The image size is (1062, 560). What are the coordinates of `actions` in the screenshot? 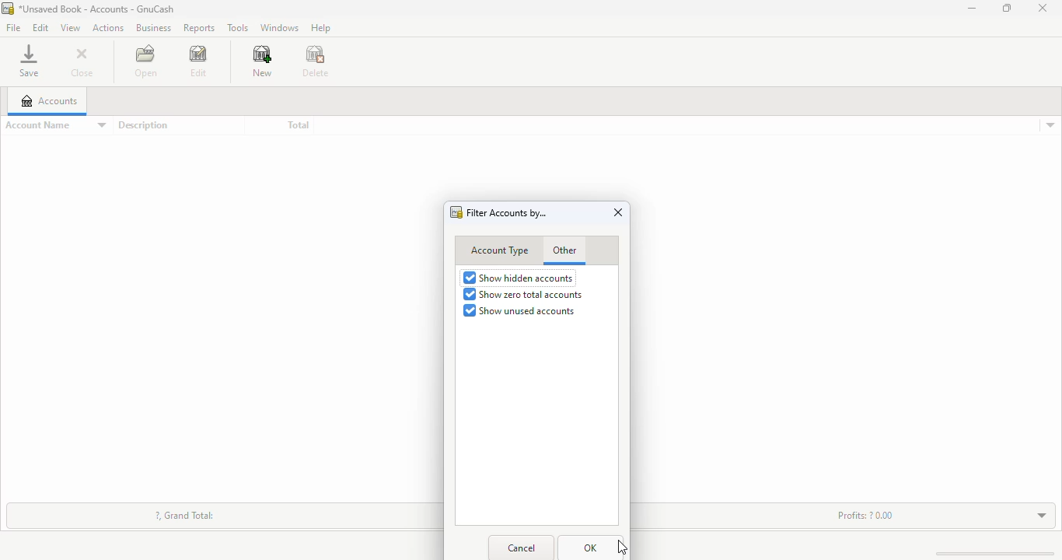 It's located at (108, 27).